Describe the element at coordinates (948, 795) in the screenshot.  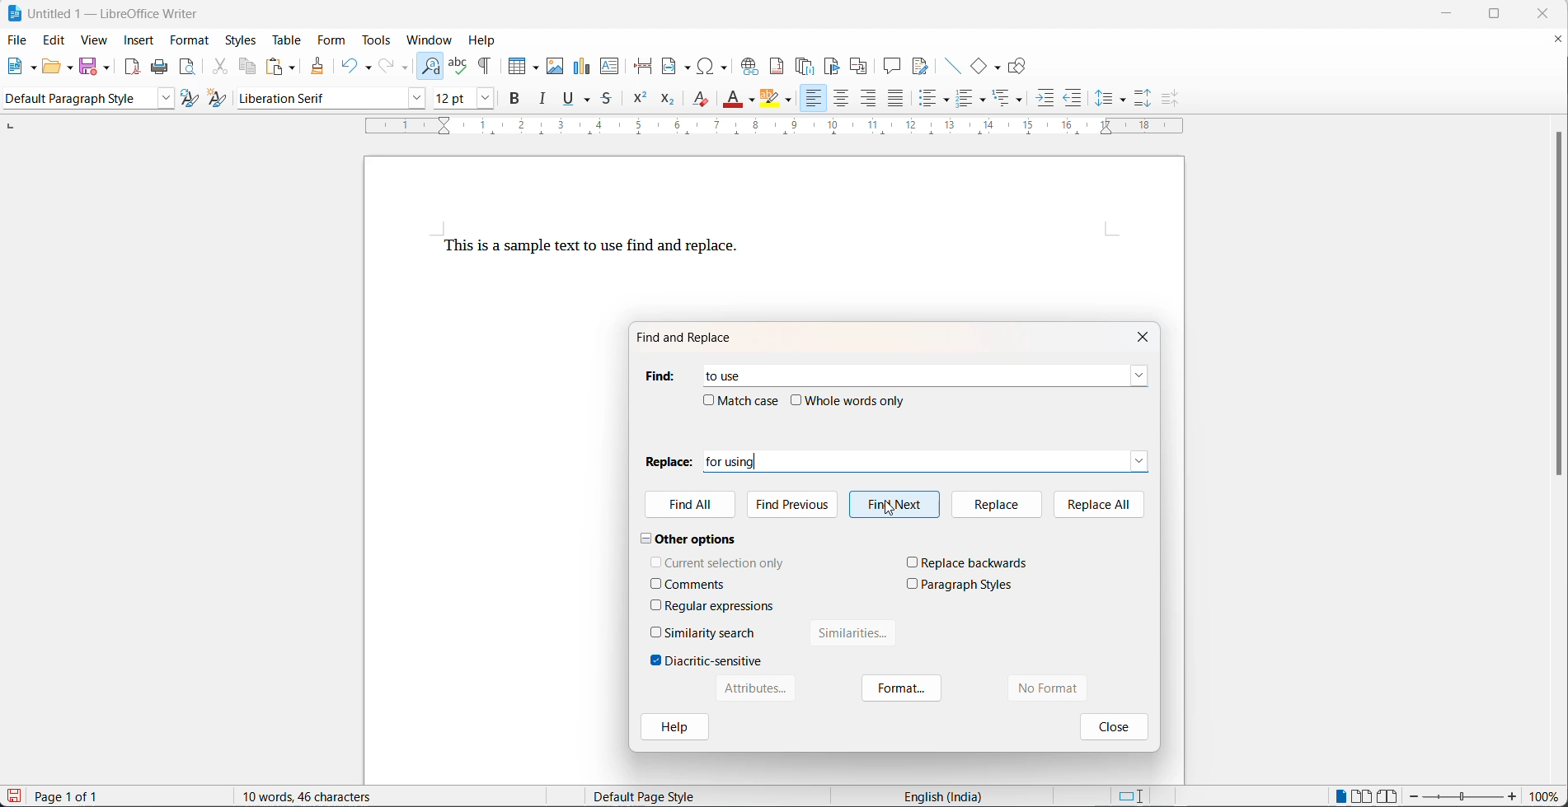
I see `English (India)` at that location.